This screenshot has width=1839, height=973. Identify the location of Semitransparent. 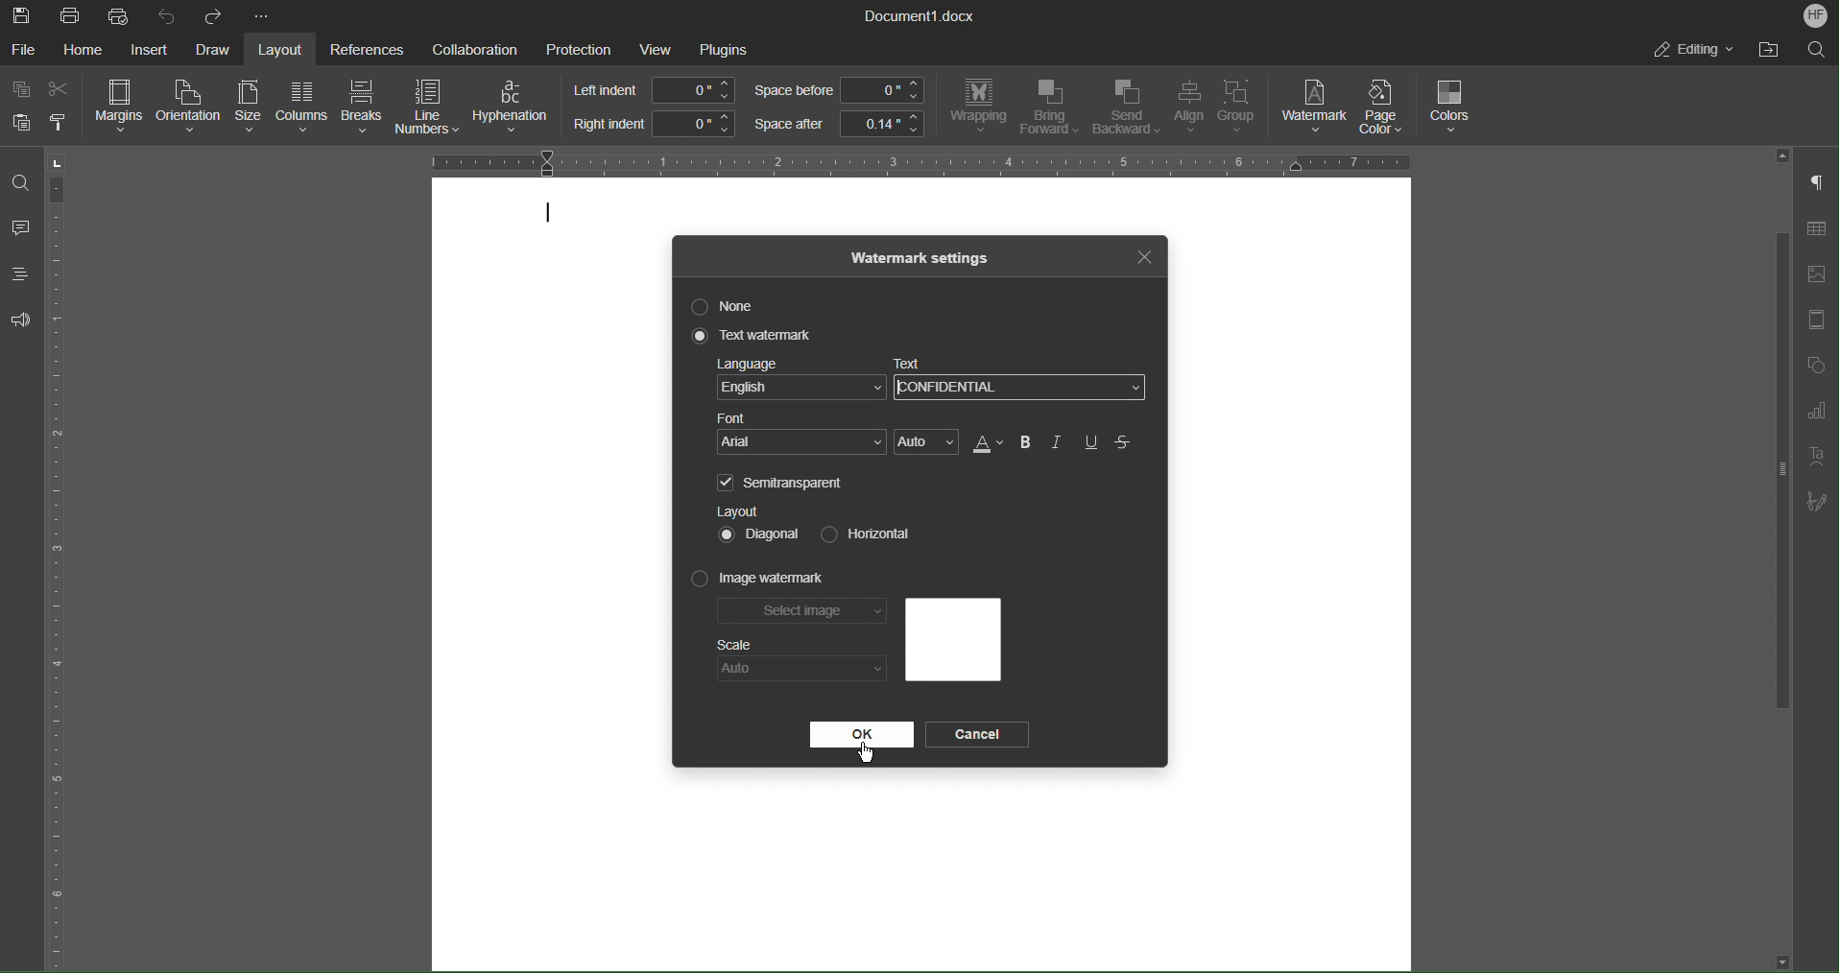
(784, 482).